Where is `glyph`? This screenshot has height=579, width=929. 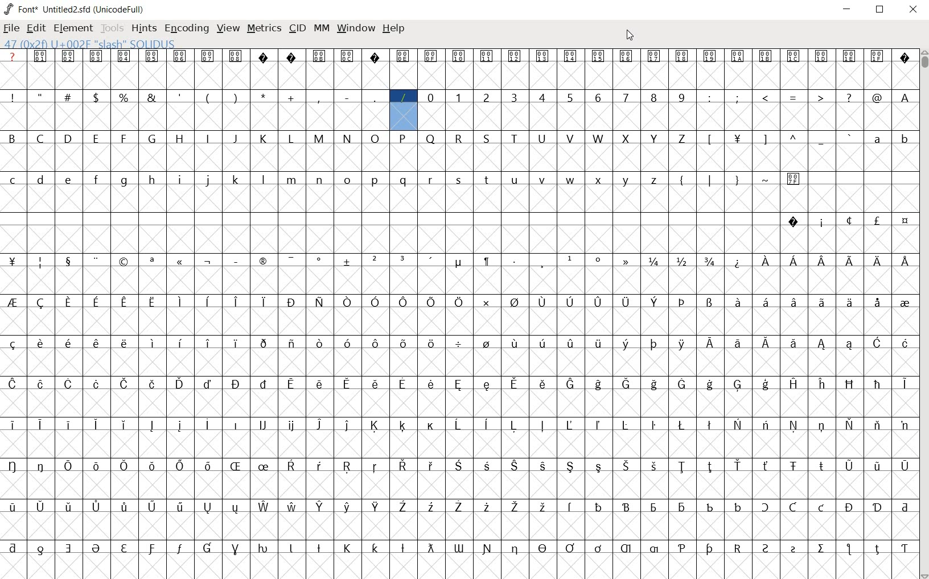 glyph is located at coordinates (458, 548).